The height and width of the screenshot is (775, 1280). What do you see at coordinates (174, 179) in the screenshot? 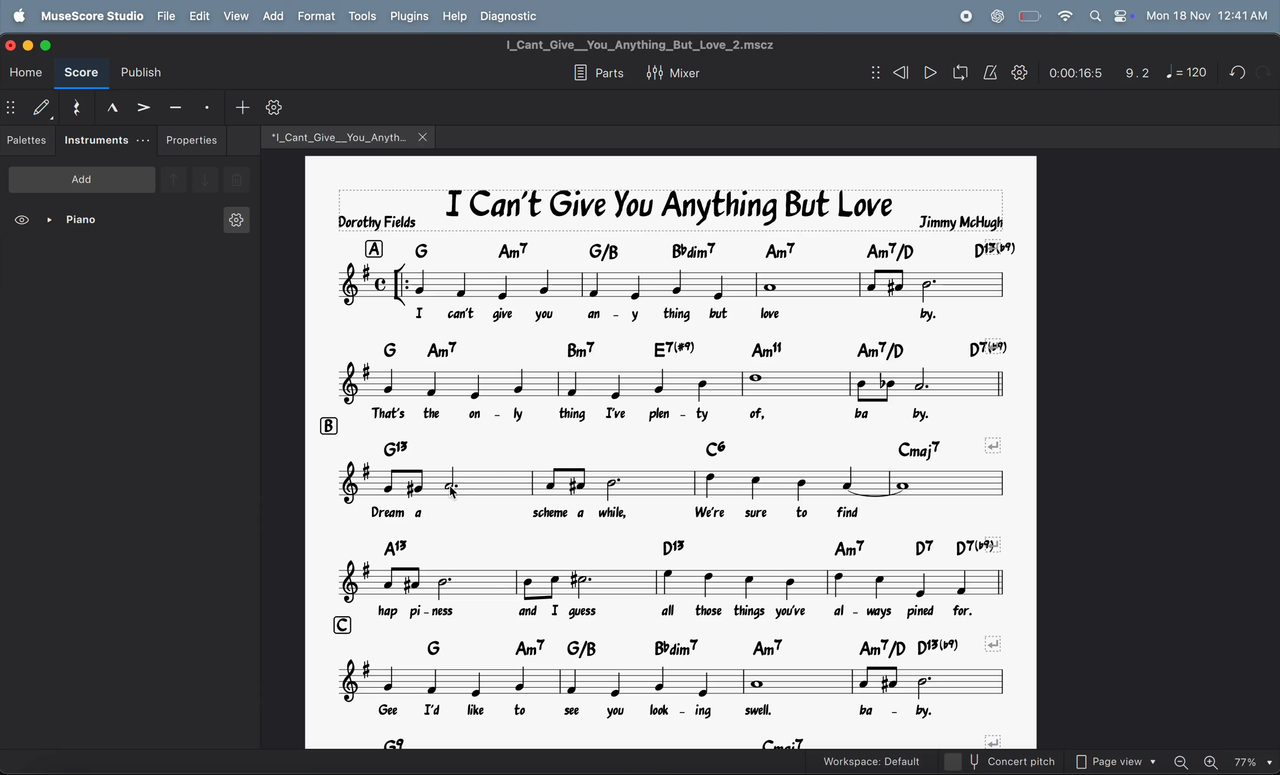
I see `go upward` at bounding box center [174, 179].